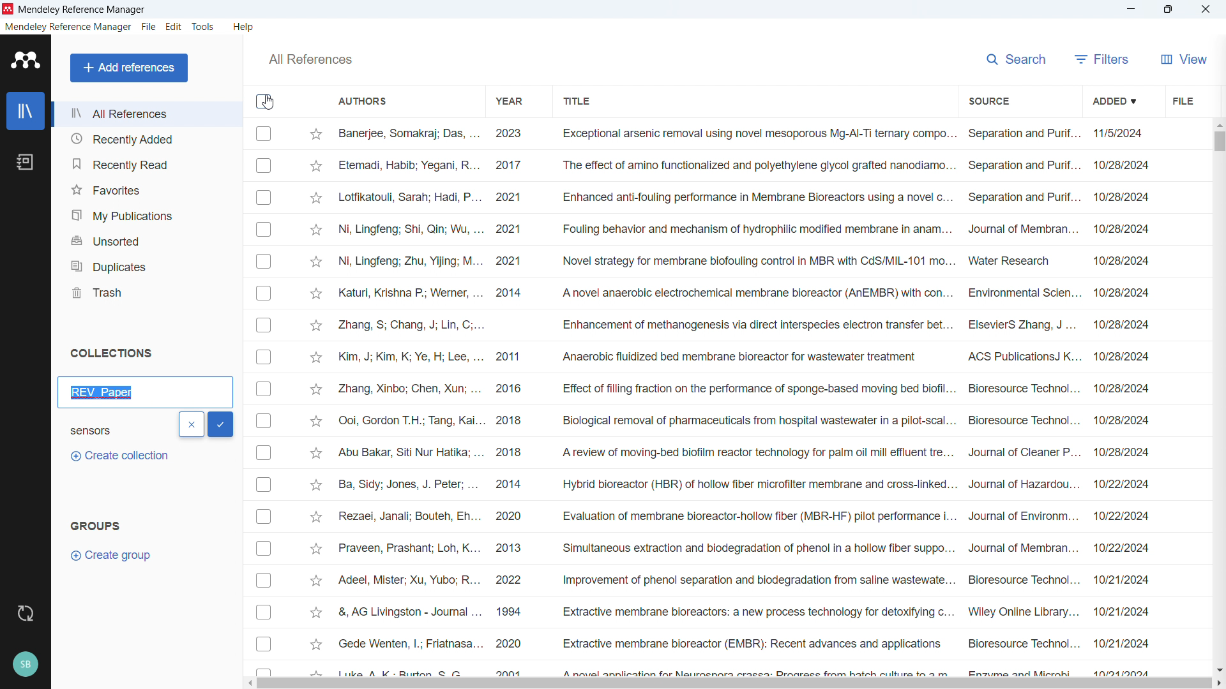 The height and width of the screenshot is (689, 1226). I want to click on filters, so click(1102, 57).